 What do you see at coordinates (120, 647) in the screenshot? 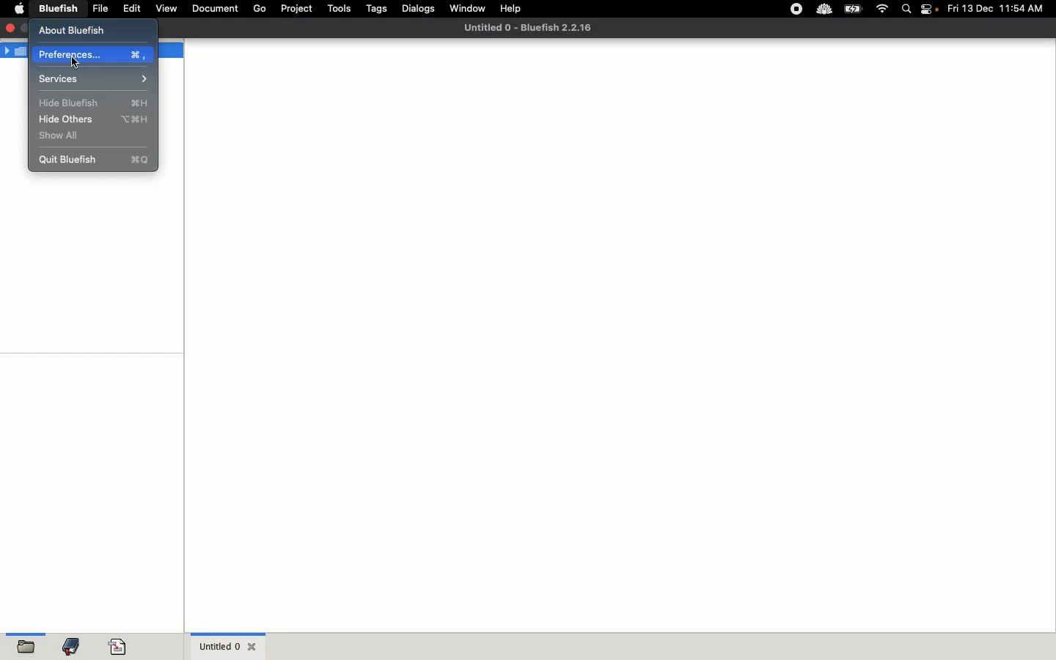
I see `Bookmark` at bounding box center [120, 647].